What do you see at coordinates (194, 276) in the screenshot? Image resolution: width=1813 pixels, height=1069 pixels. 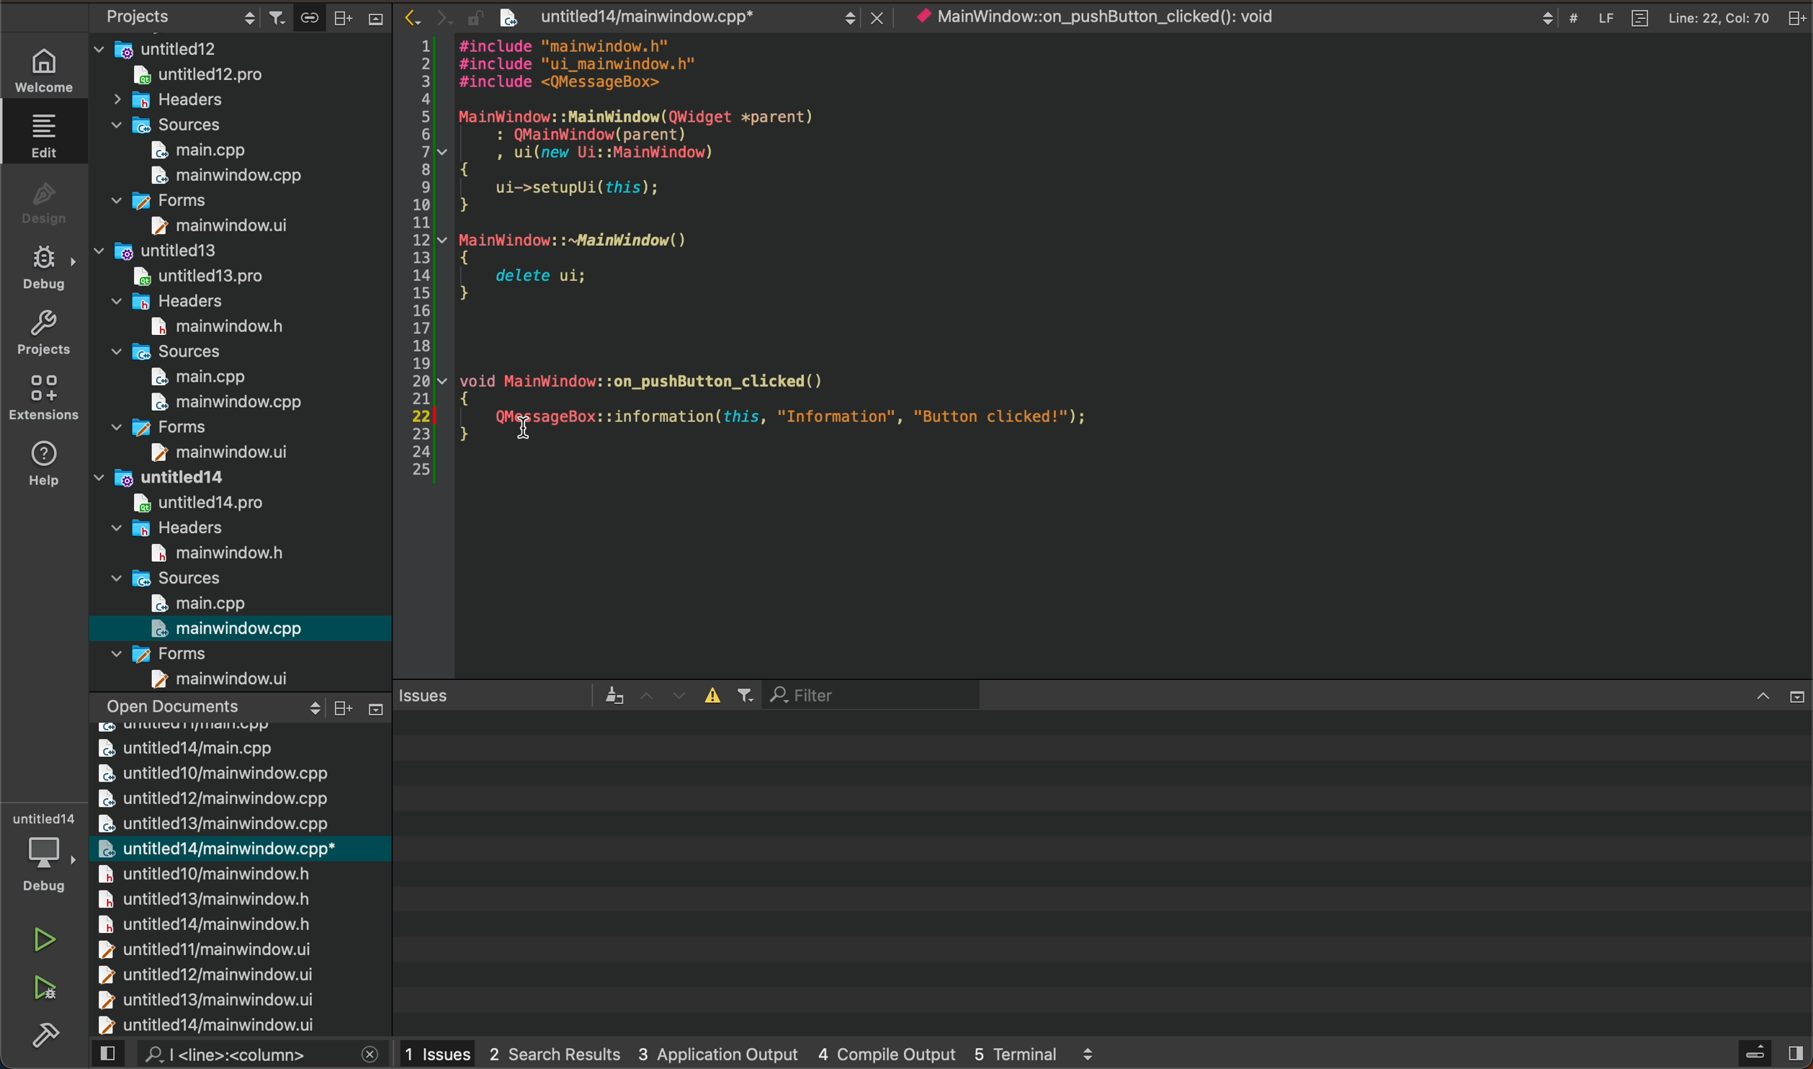 I see `untitled13.pro` at bounding box center [194, 276].